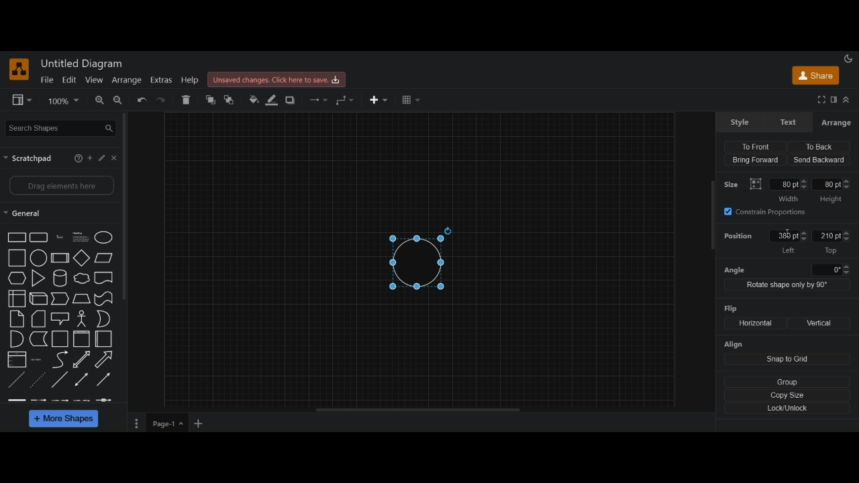 The image size is (859, 483). I want to click on appearance, so click(850, 58).